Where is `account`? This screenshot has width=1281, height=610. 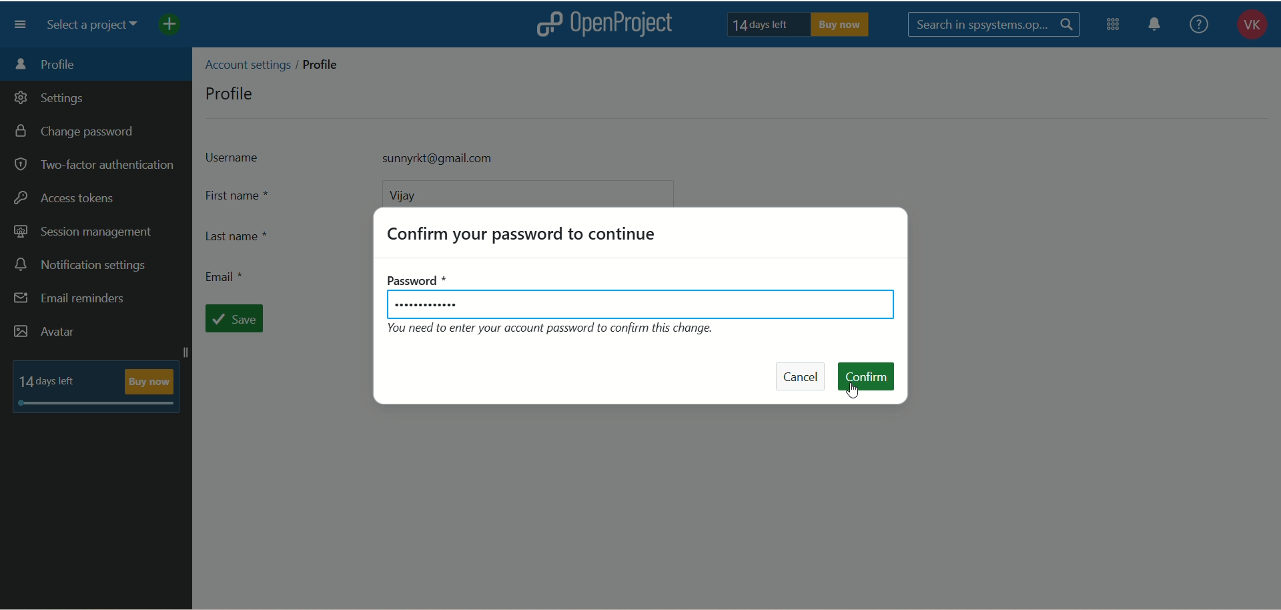
account is located at coordinates (1246, 27).